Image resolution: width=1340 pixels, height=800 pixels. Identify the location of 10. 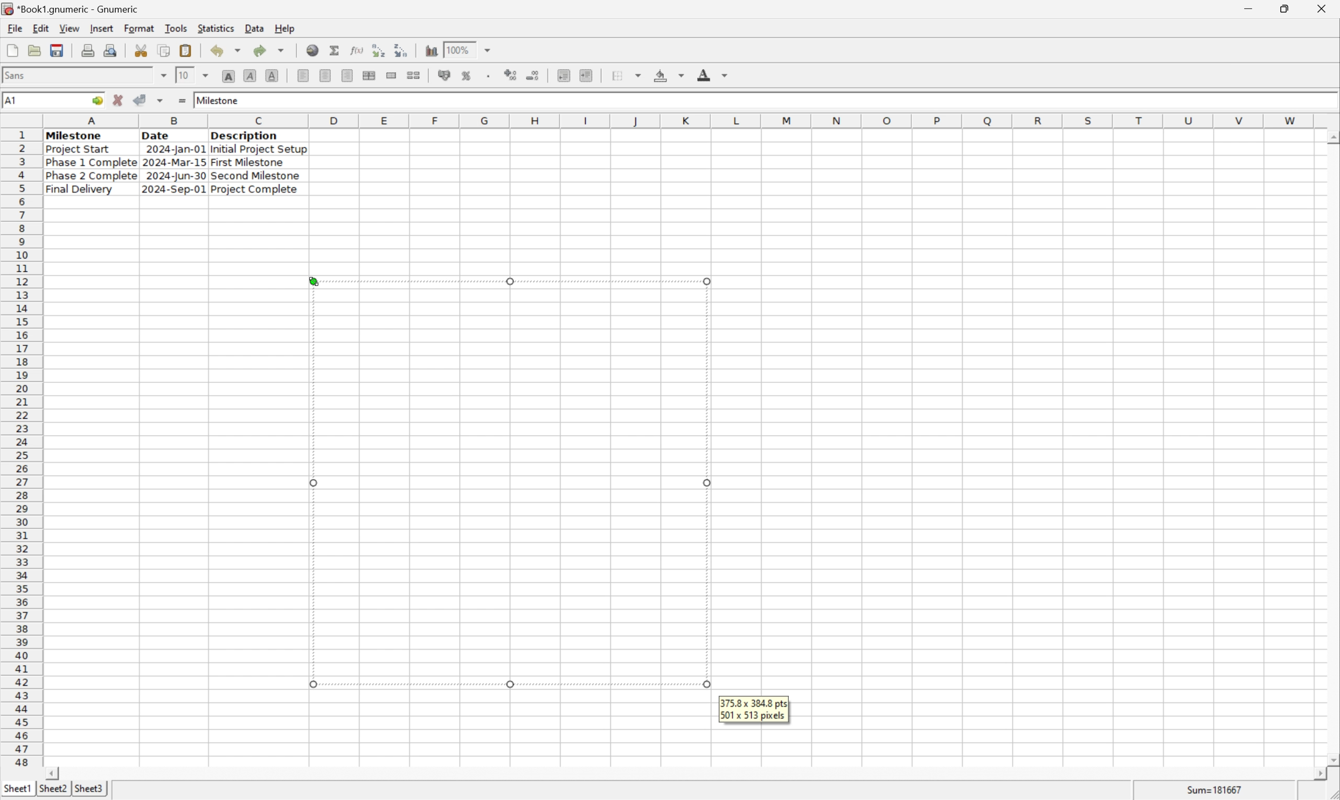
(183, 75).